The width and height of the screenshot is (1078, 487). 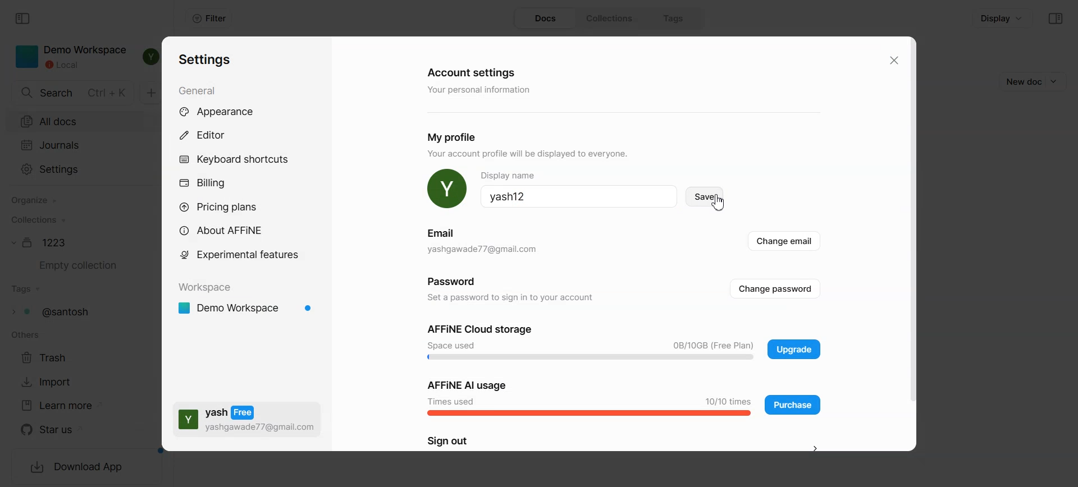 What do you see at coordinates (226, 207) in the screenshot?
I see `Pricing plans` at bounding box center [226, 207].